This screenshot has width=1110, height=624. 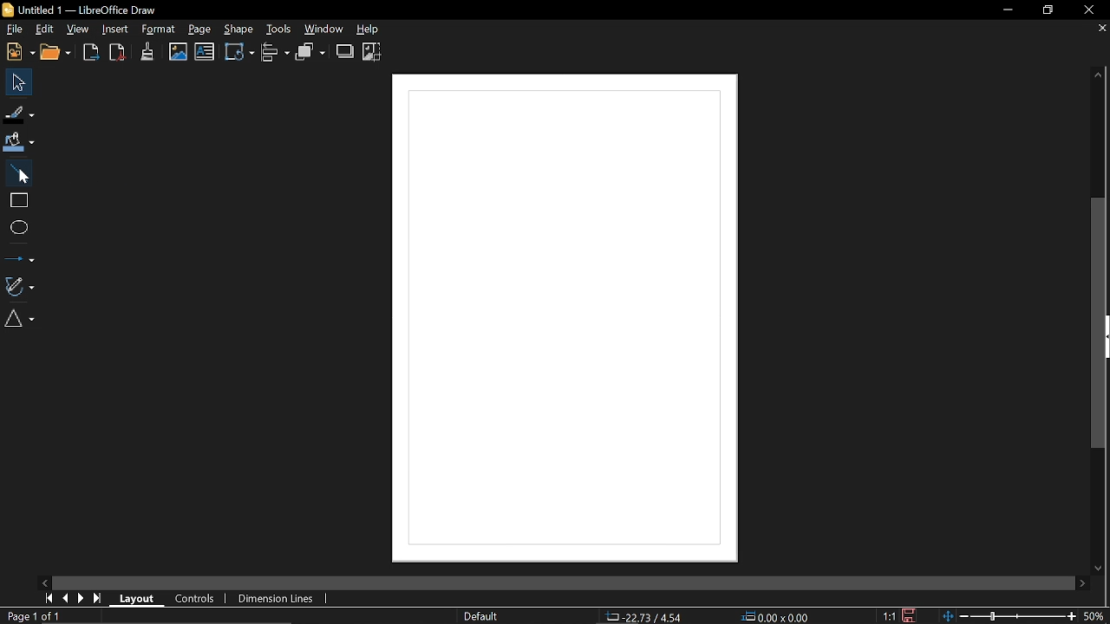 What do you see at coordinates (23, 321) in the screenshot?
I see `basic shapes` at bounding box center [23, 321].